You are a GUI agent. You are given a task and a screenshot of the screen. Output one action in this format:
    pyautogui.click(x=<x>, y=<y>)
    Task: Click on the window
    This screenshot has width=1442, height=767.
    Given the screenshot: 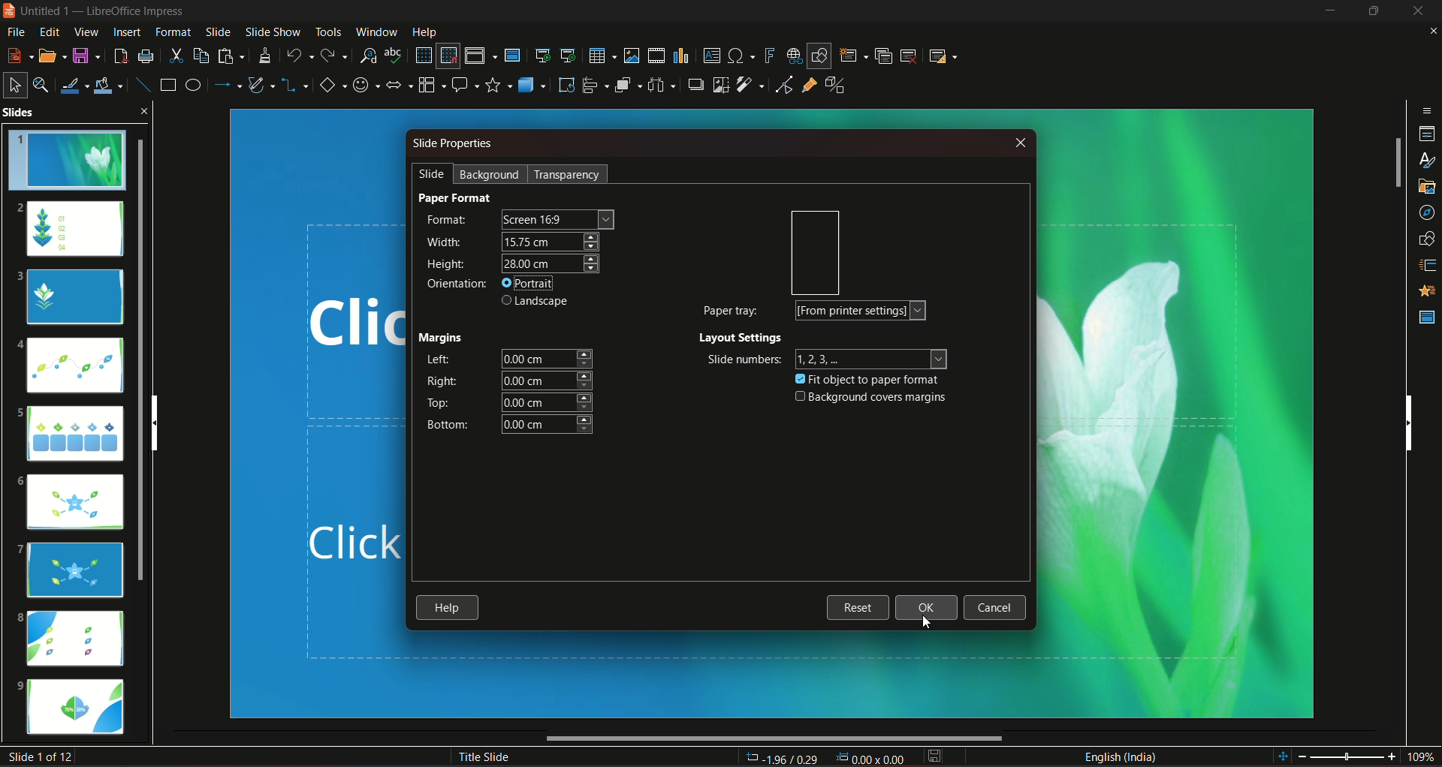 What is the action you would take?
    pyautogui.click(x=378, y=30)
    